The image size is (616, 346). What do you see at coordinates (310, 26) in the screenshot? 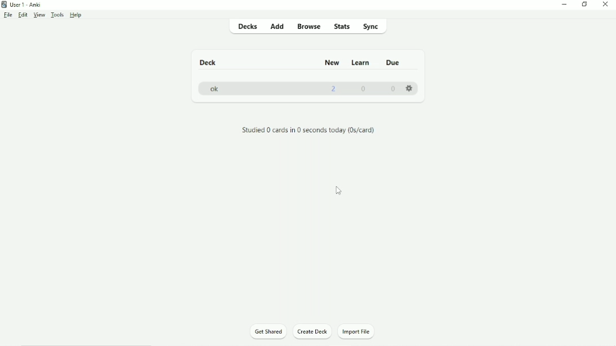
I see `Browse` at bounding box center [310, 26].